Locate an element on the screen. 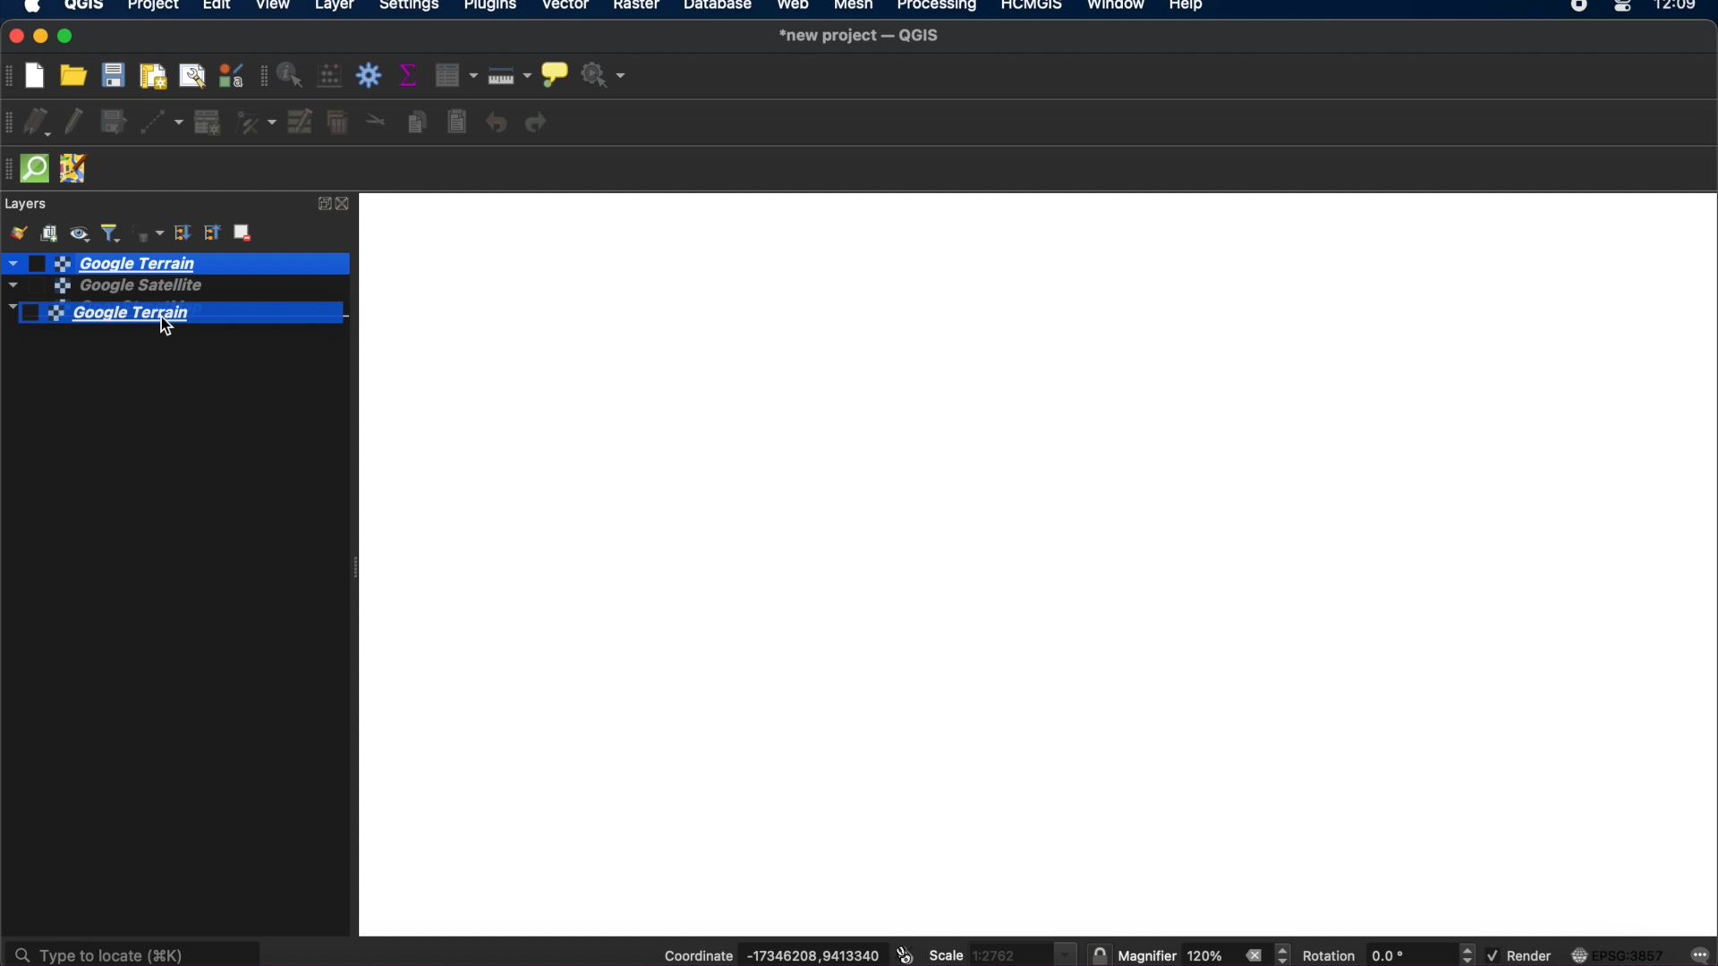 This screenshot has height=966, width=1718. open attribute table is located at coordinates (459, 76).